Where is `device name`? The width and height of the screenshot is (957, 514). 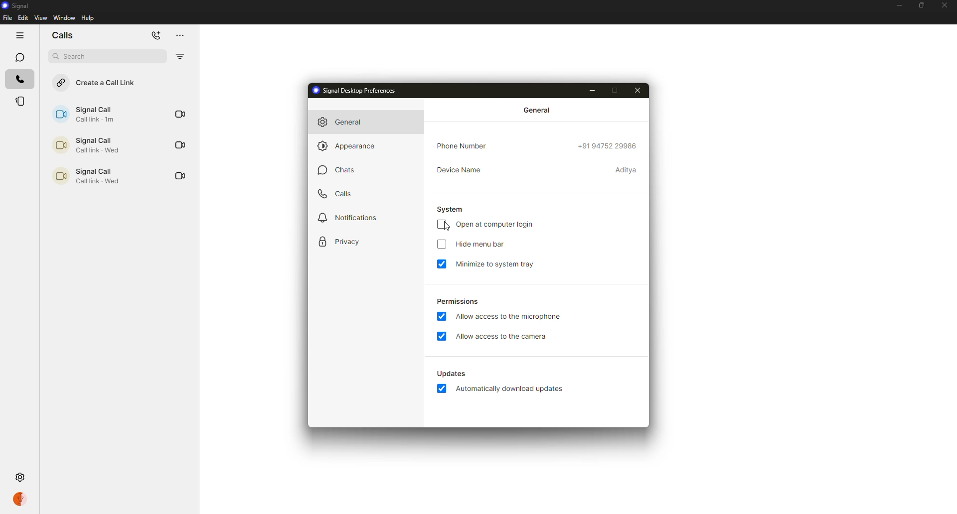
device name is located at coordinates (627, 171).